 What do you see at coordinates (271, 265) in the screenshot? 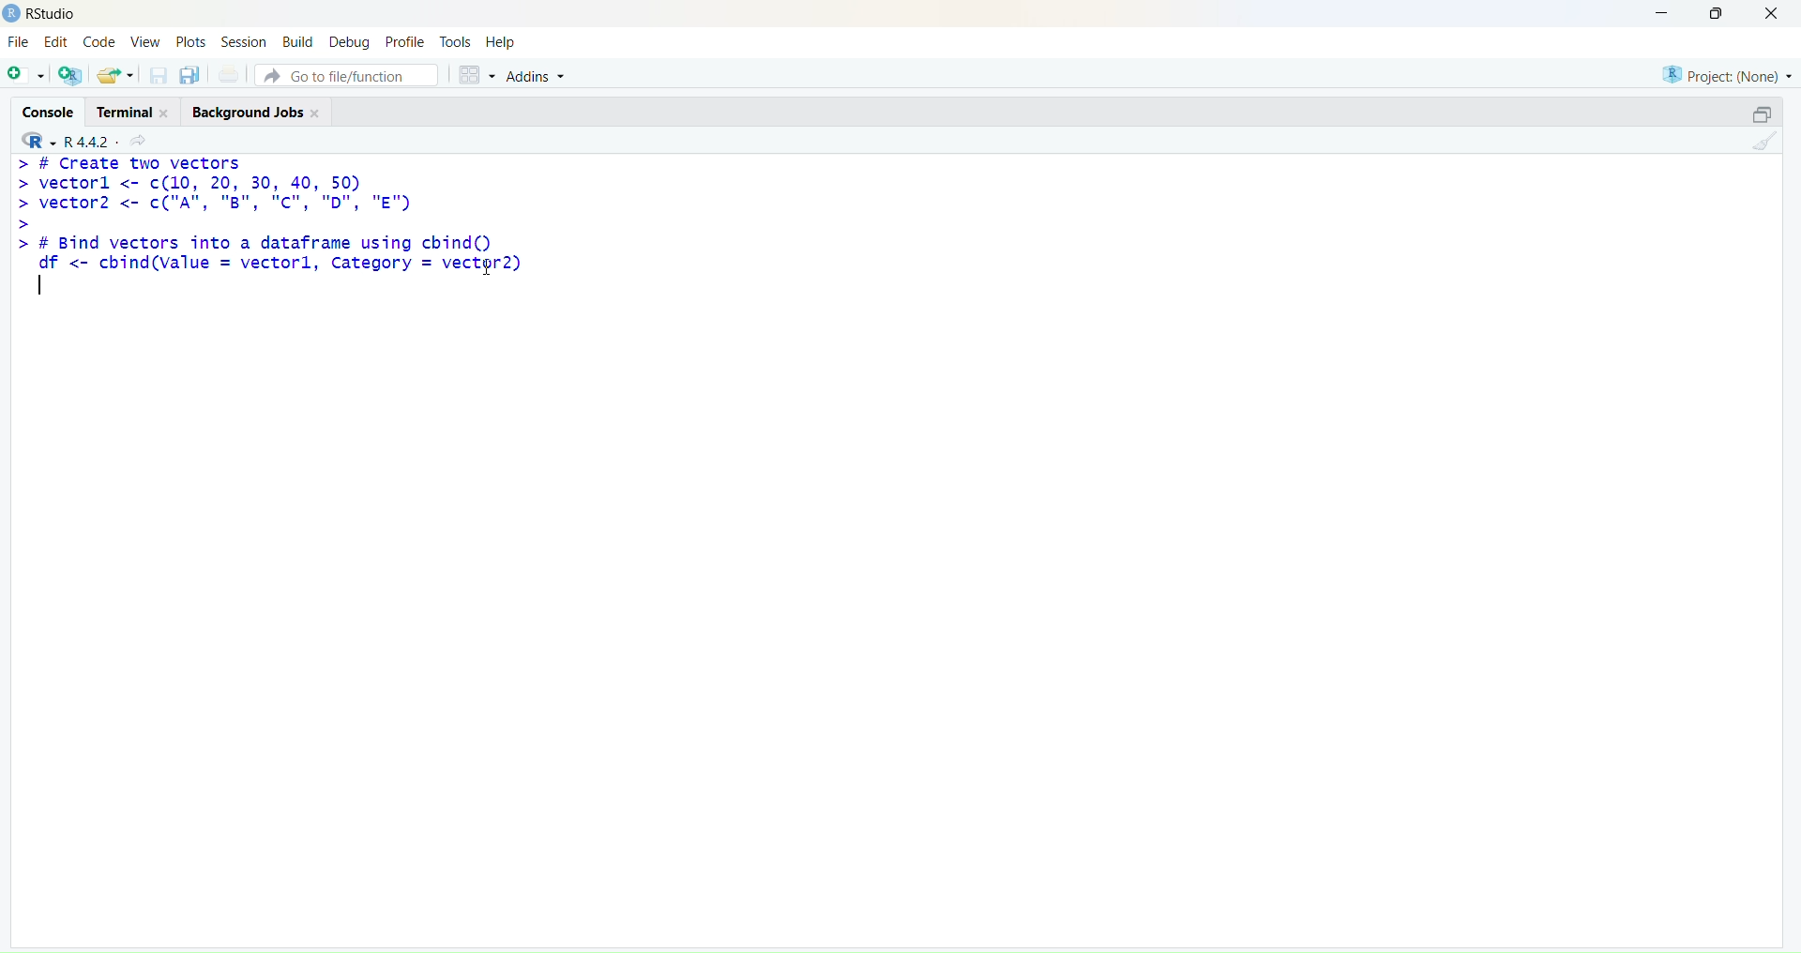
I see `# Bind vectors into a dataframe using cbind()df <- cbind(value = vectorl, Category = vector2)` at bounding box center [271, 265].